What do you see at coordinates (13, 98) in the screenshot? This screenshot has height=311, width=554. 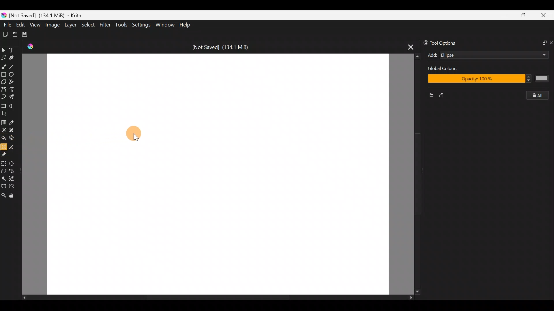 I see `Multibrush tool` at bounding box center [13, 98].